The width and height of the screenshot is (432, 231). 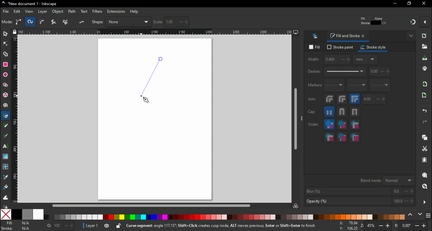 I want to click on max length of miter, so click(x=375, y=100).